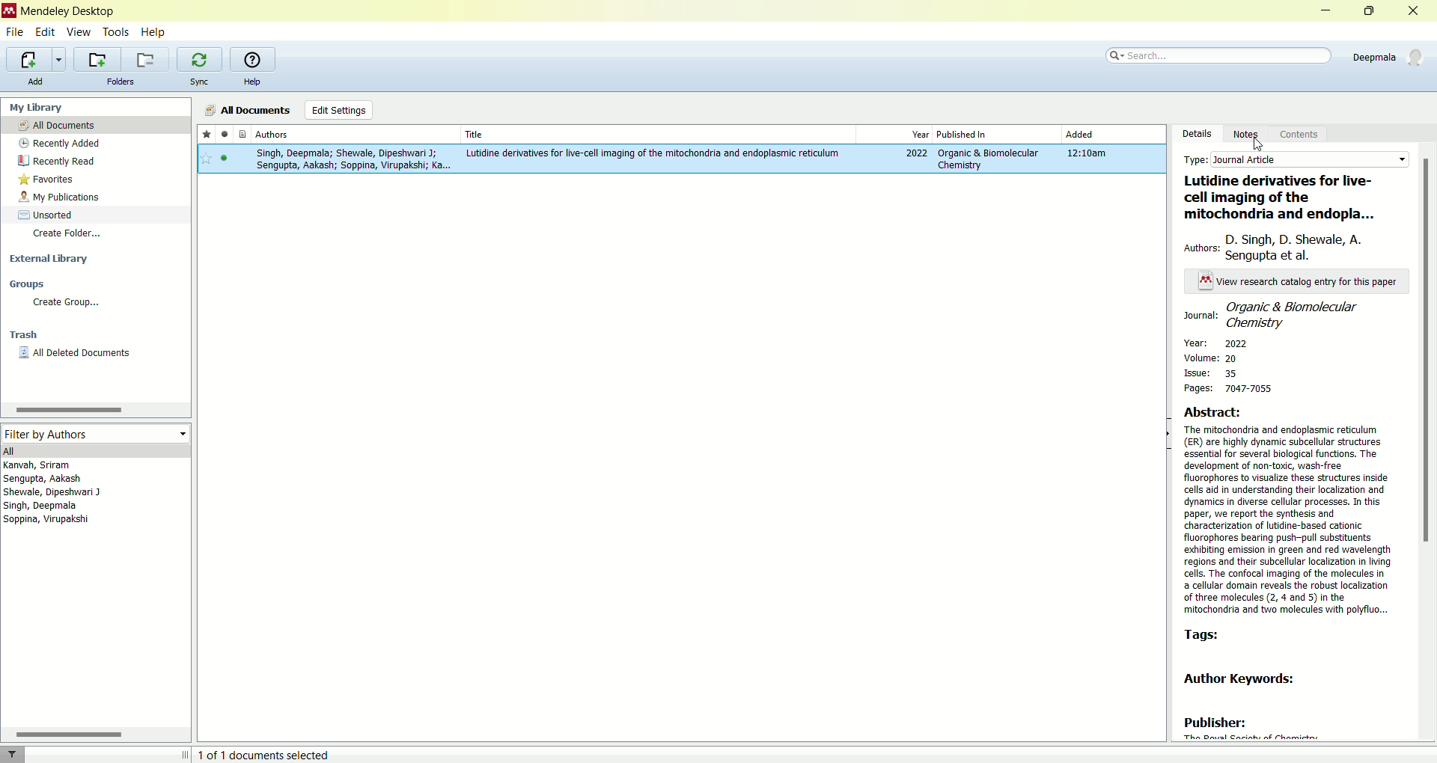 The width and height of the screenshot is (1437, 763). I want to click on import additional documents to the current collection, so click(37, 58).